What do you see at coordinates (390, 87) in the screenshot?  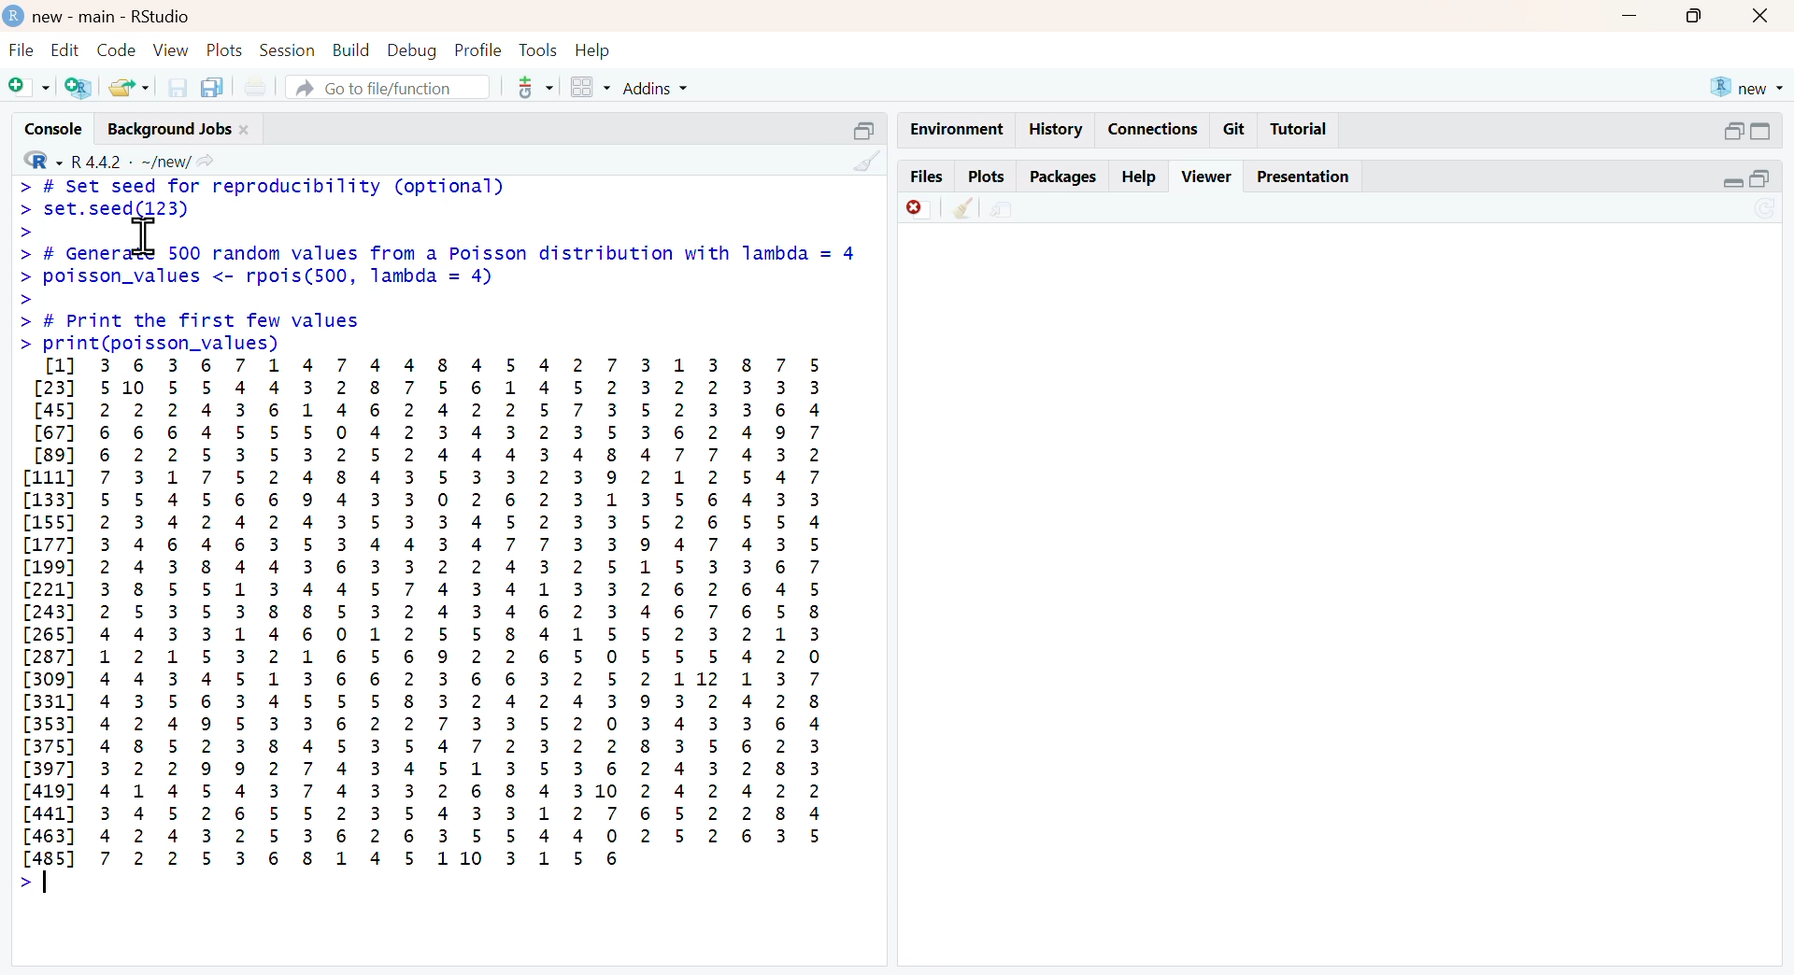 I see `go to file/function` at bounding box center [390, 87].